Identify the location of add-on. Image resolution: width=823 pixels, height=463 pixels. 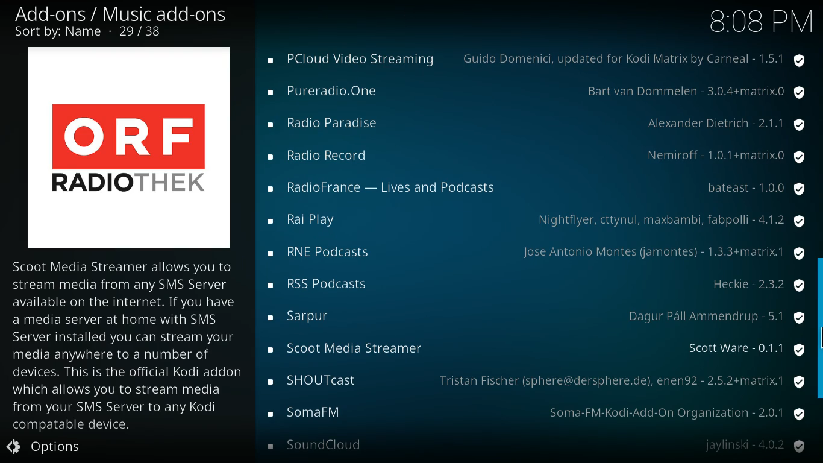
(311, 381).